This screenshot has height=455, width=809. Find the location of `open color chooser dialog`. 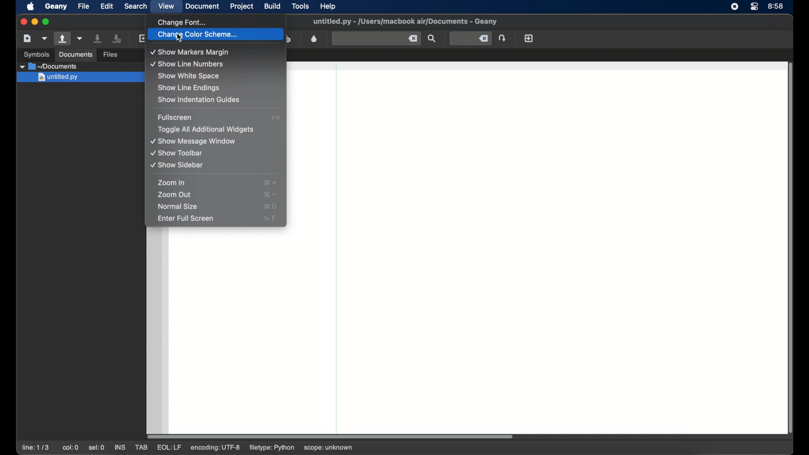

open color chooser dialog is located at coordinates (314, 38).